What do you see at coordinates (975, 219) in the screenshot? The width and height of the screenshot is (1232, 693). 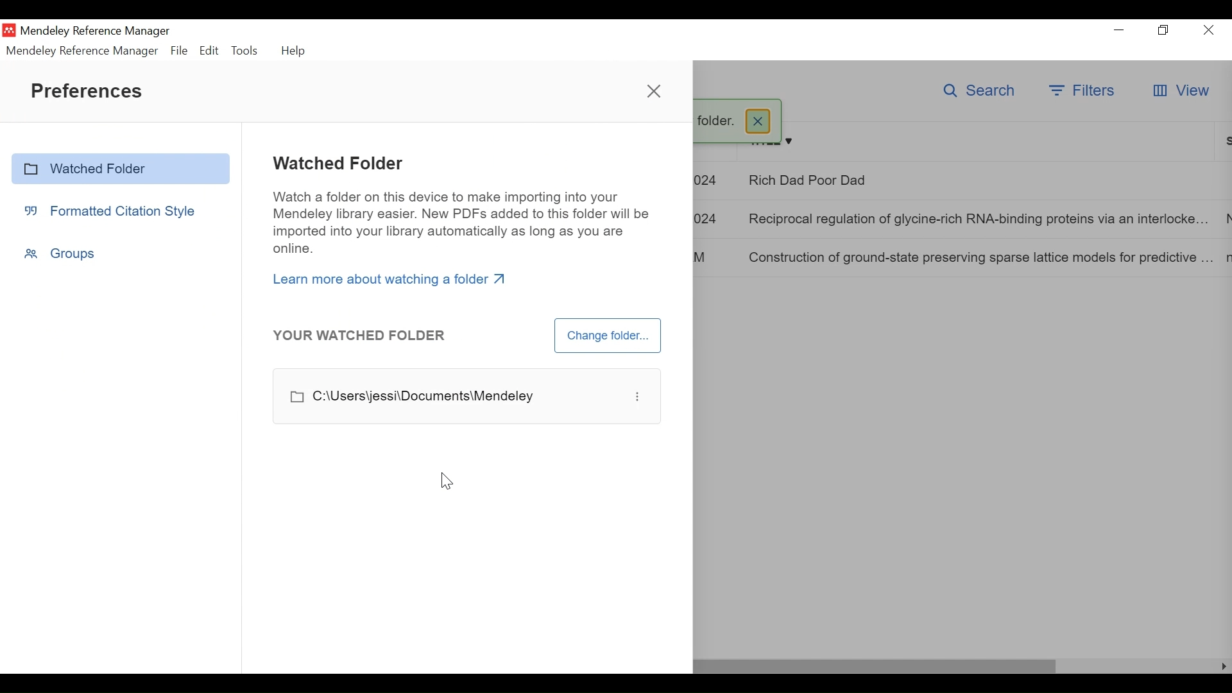 I see `Reciprocal regulation of glycine-rich RNA-binding proteins via an interlocke...` at bounding box center [975, 219].